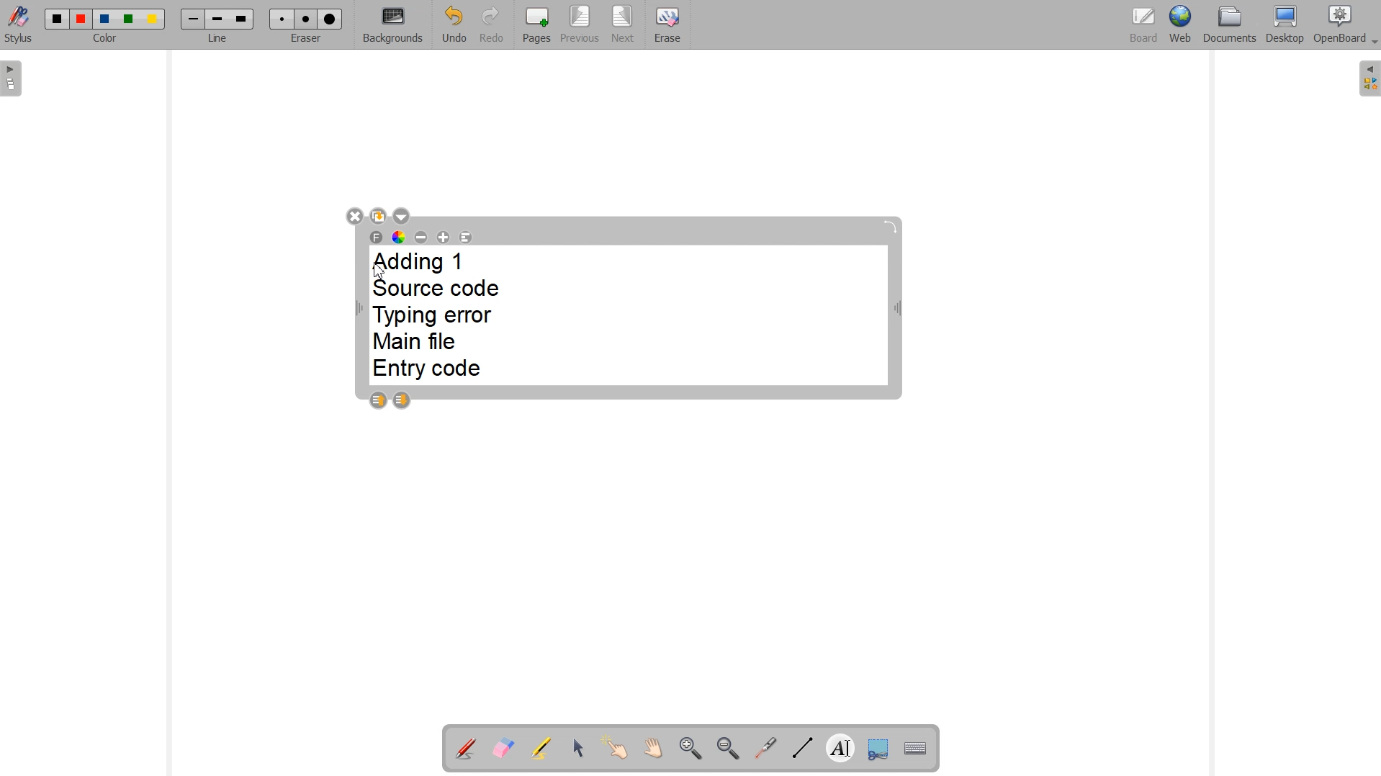 Image resolution: width=1381 pixels, height=776 pixels. Describe the element at coordinates (916, 746) in the screenshot. I see `Display virtual keyboard ` at that location.